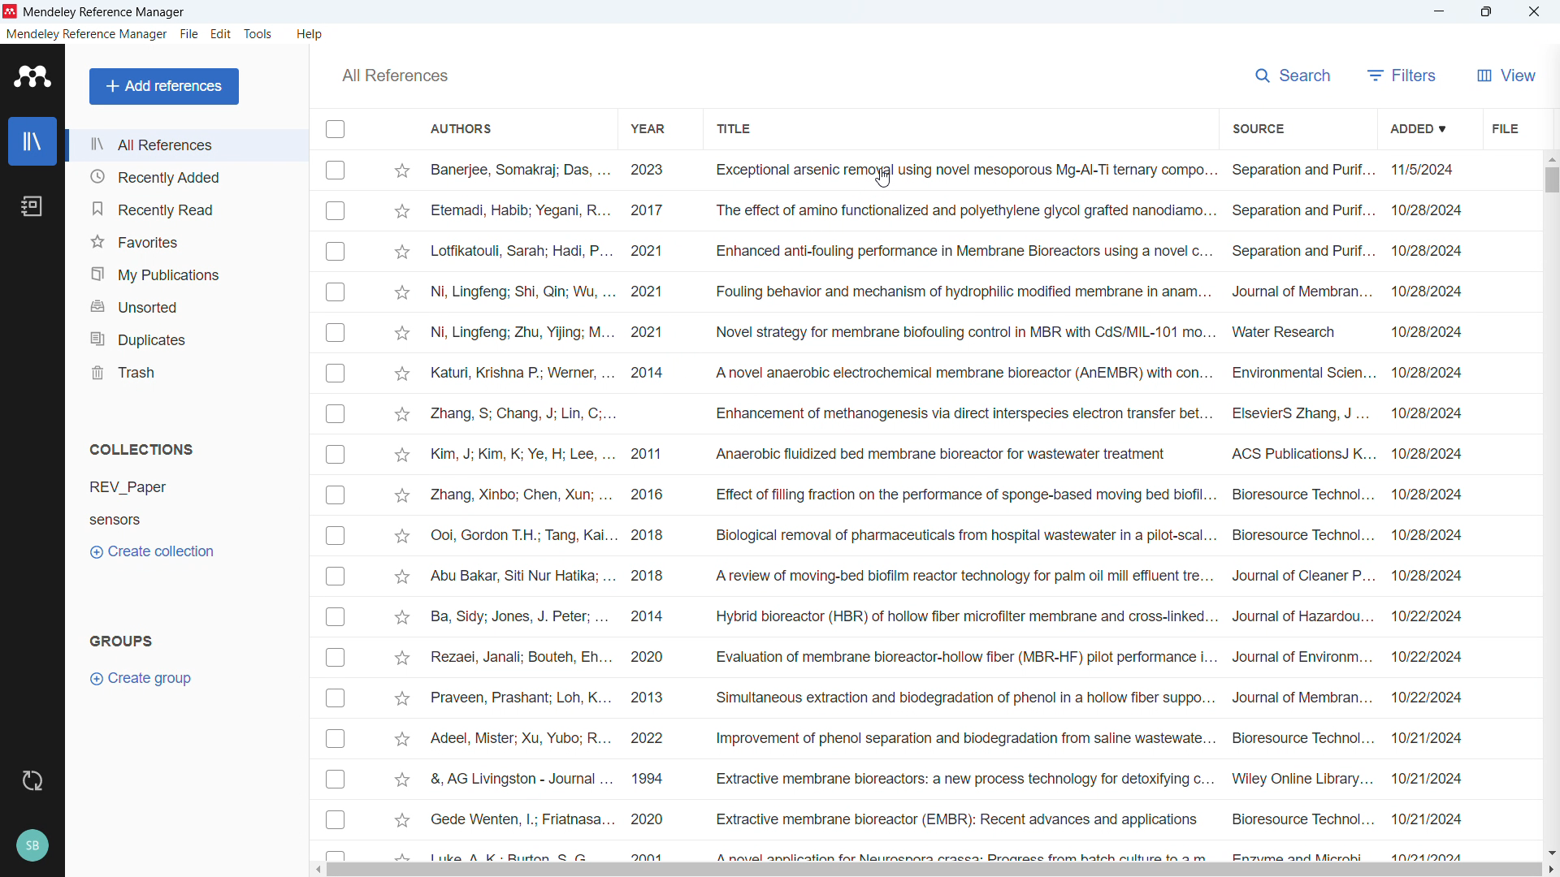  I want to click on click to starmark individual entries, so click(405, 374).